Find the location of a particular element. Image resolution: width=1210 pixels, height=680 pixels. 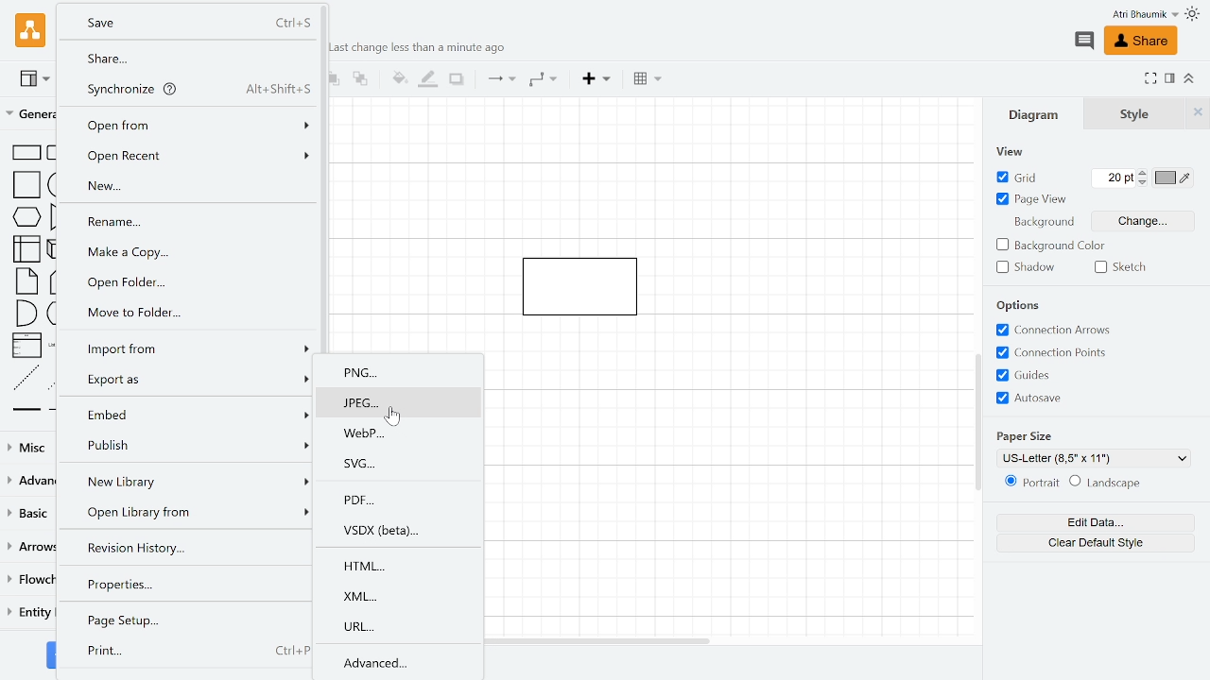

Open library form is located at coordinates (189, 514).